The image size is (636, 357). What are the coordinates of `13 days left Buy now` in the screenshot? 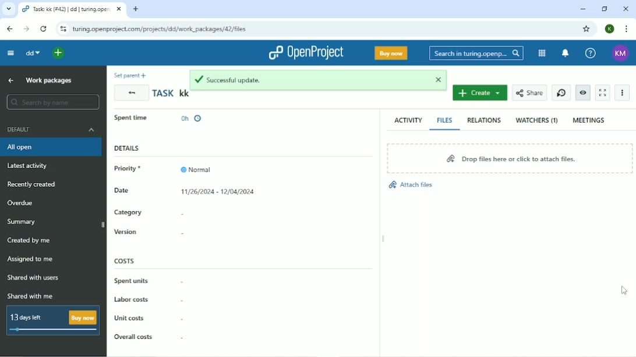 It's located at (52, 322).